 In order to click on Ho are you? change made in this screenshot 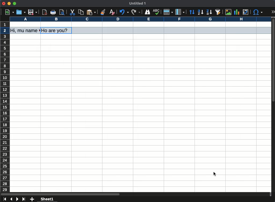, I will do `click(57, 31)`.